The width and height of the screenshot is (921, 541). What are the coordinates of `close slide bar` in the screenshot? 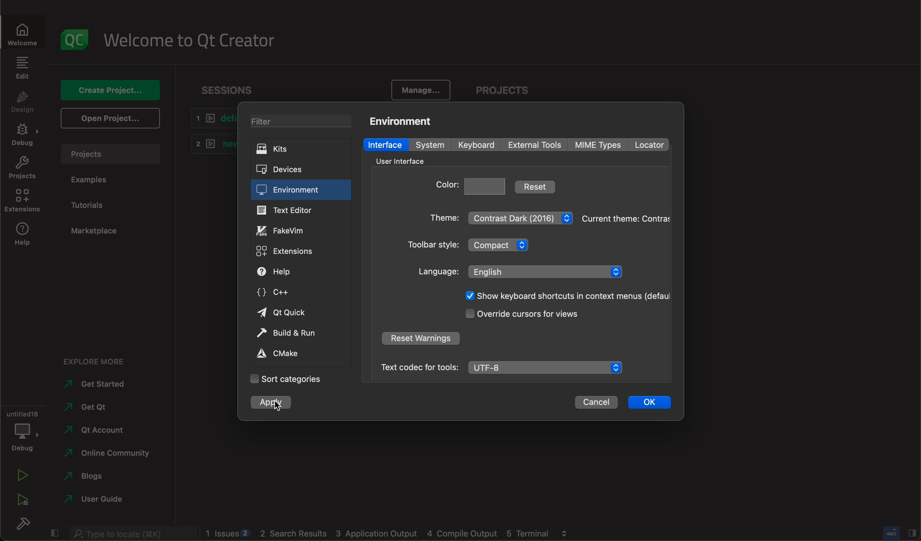 It's located at (54, 534).